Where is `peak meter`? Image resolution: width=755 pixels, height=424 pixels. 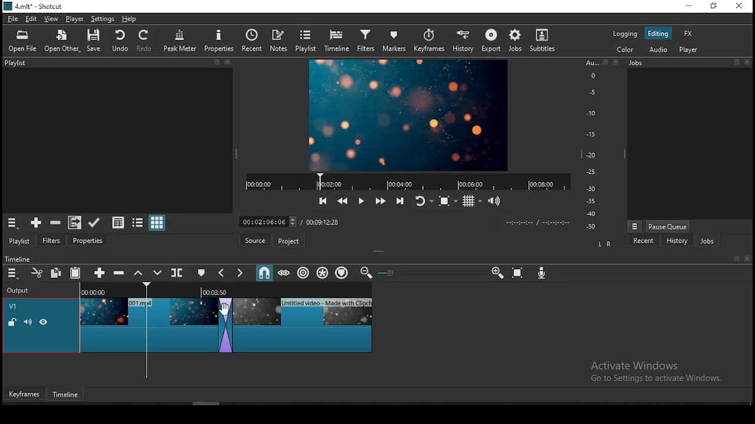
peak meter is located at coordinates (181, 40).